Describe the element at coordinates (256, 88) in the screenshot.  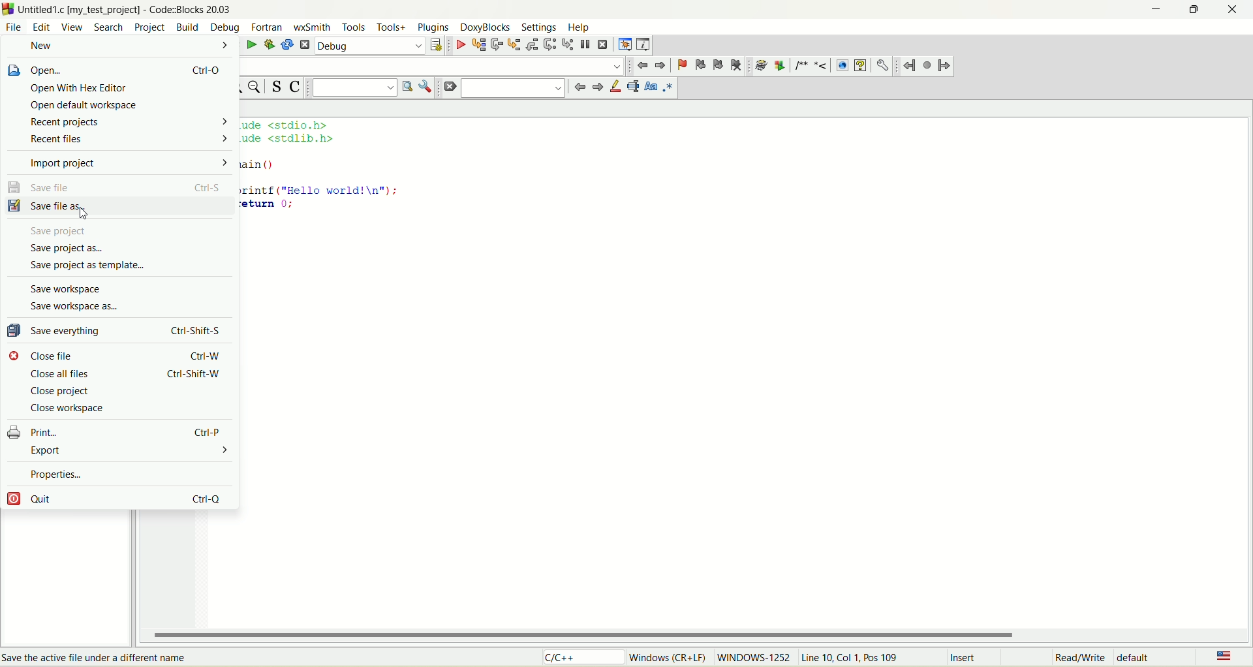
I see `zoom out` at that location.